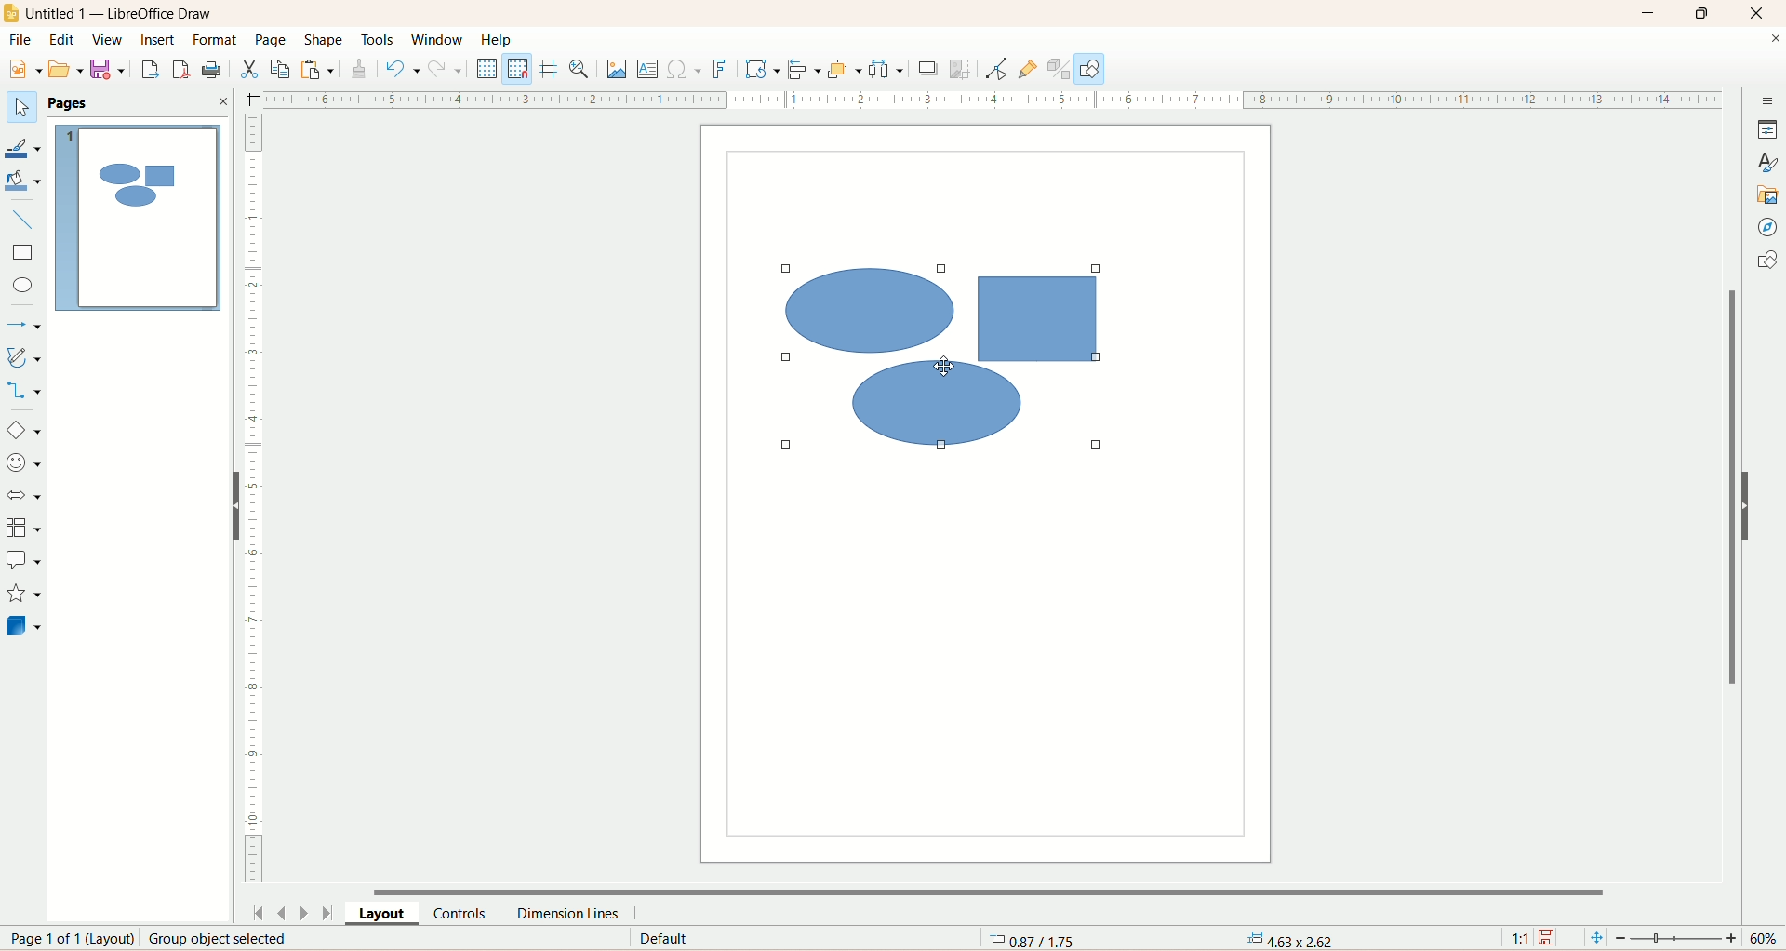  I want to click on special character, so click(687, 71).